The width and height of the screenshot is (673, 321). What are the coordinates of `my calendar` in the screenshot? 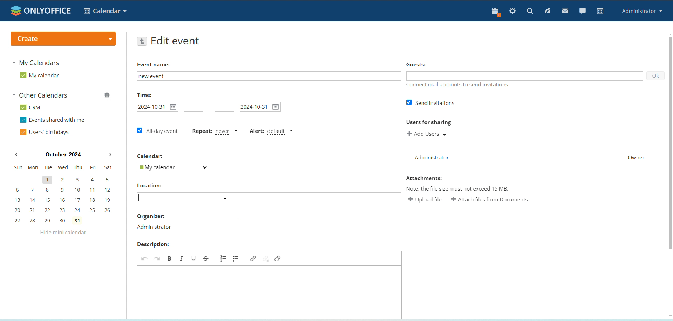 It's located at (40, 76).